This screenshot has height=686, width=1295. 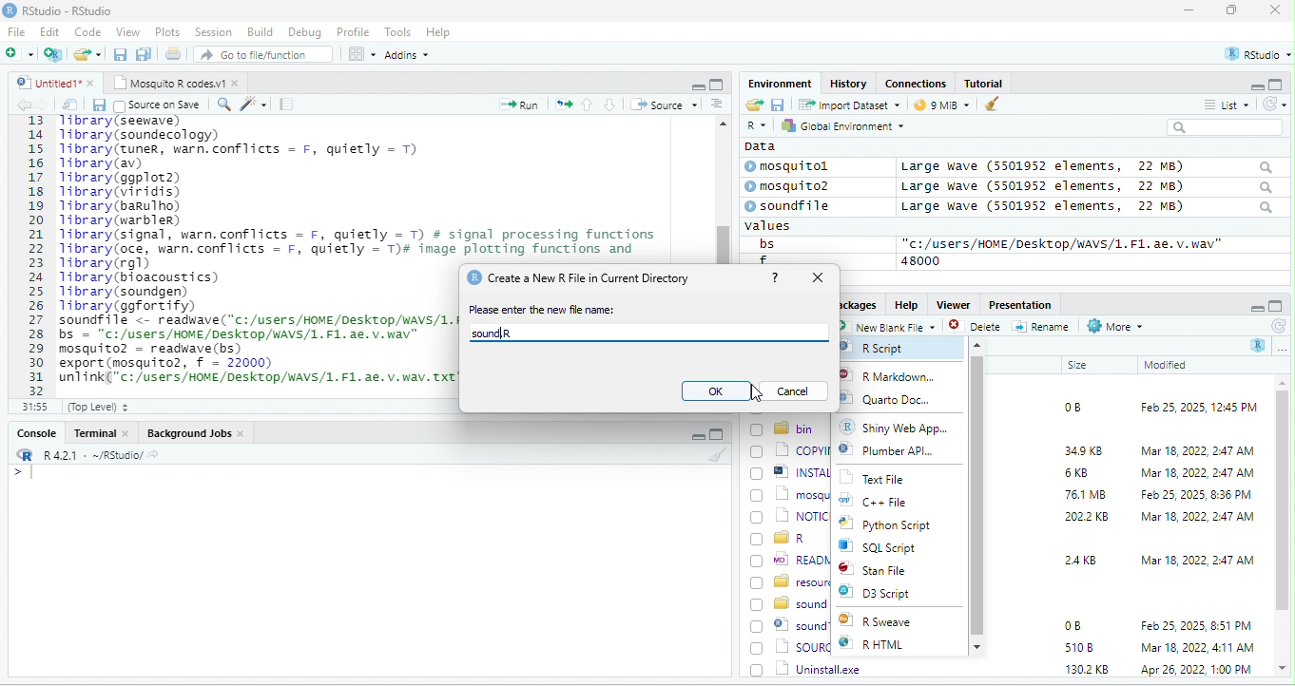 What do you see at coordinates (61, 10) in the screenshot?
I see `RStudio` at bounding box center [61, 10].